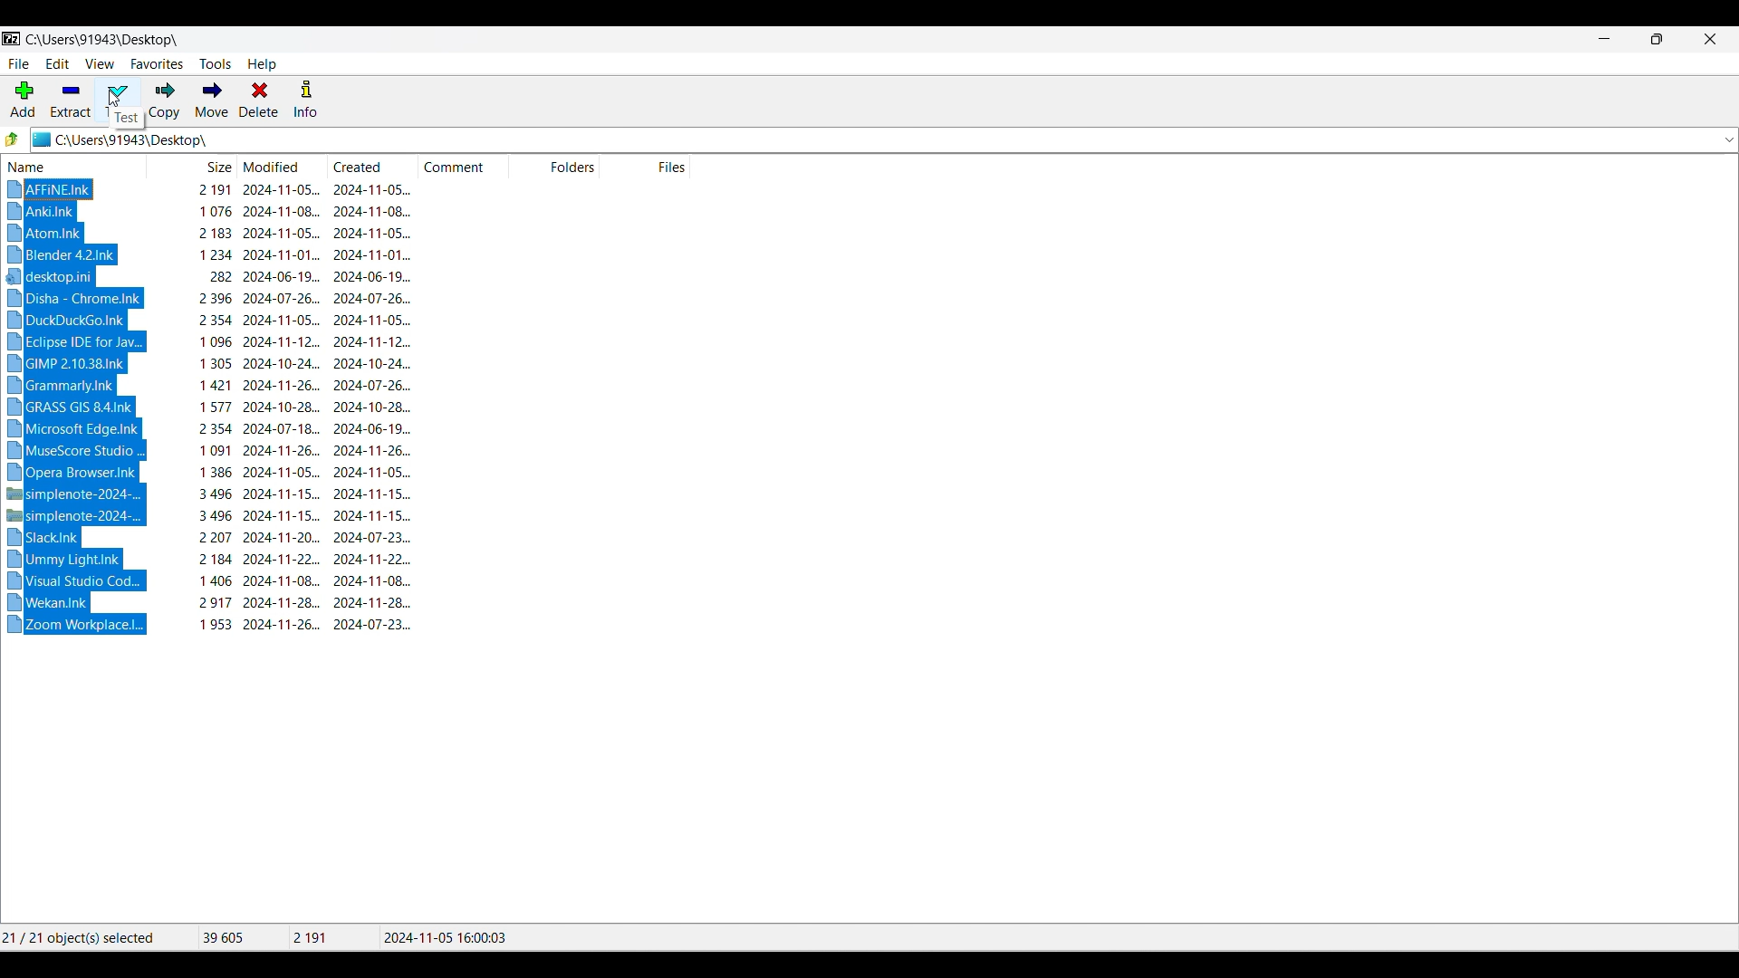  I want to click on Files column, so click(645, 166).